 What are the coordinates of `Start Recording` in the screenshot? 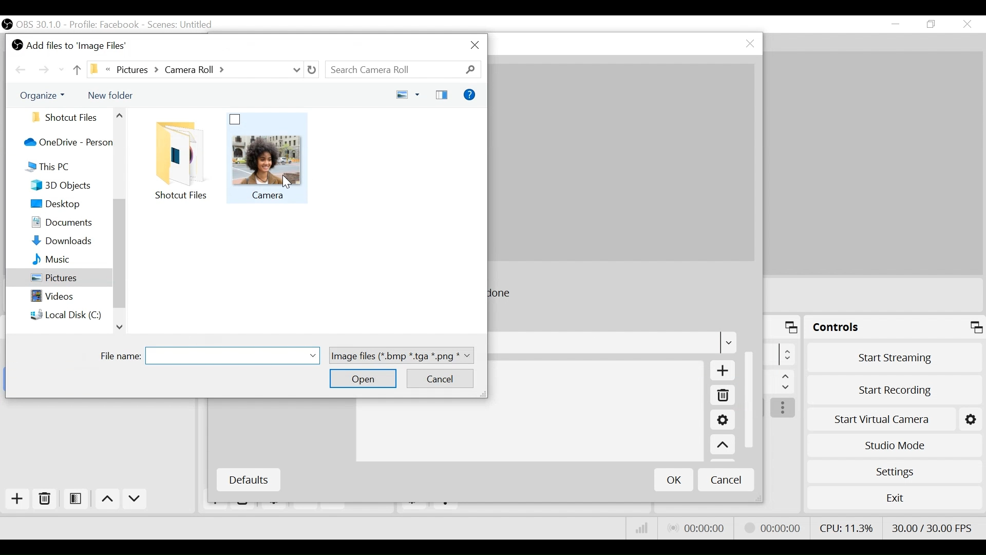 It's located at (896, 387).